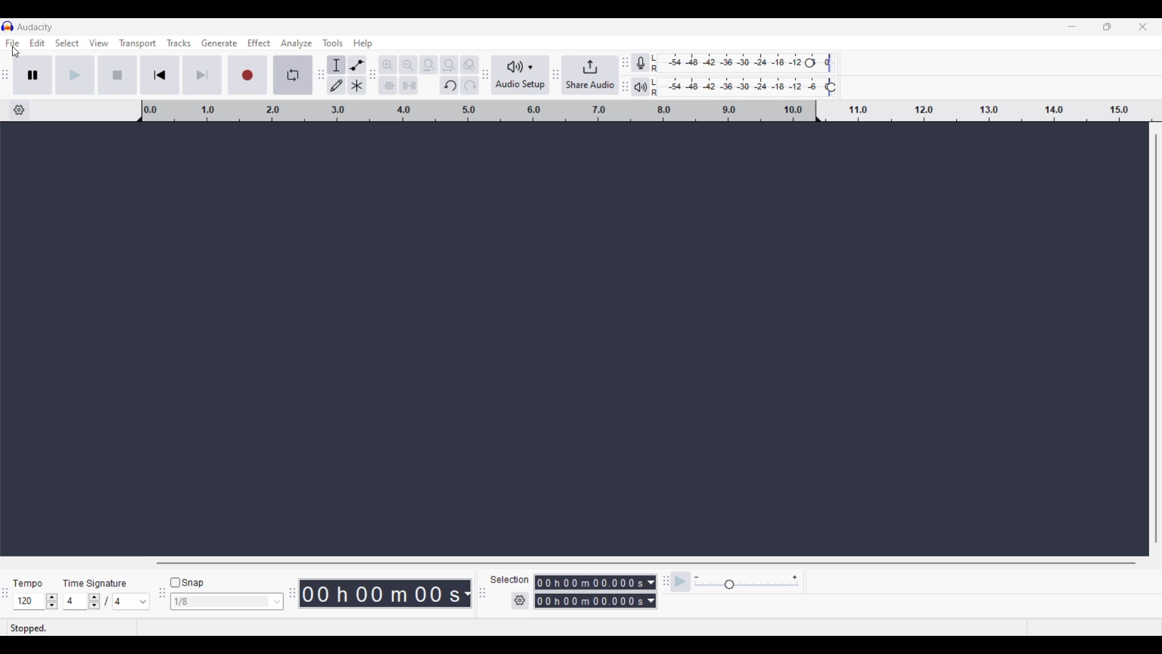  I want to click on 00h00m00.000s, so click(595, 603).